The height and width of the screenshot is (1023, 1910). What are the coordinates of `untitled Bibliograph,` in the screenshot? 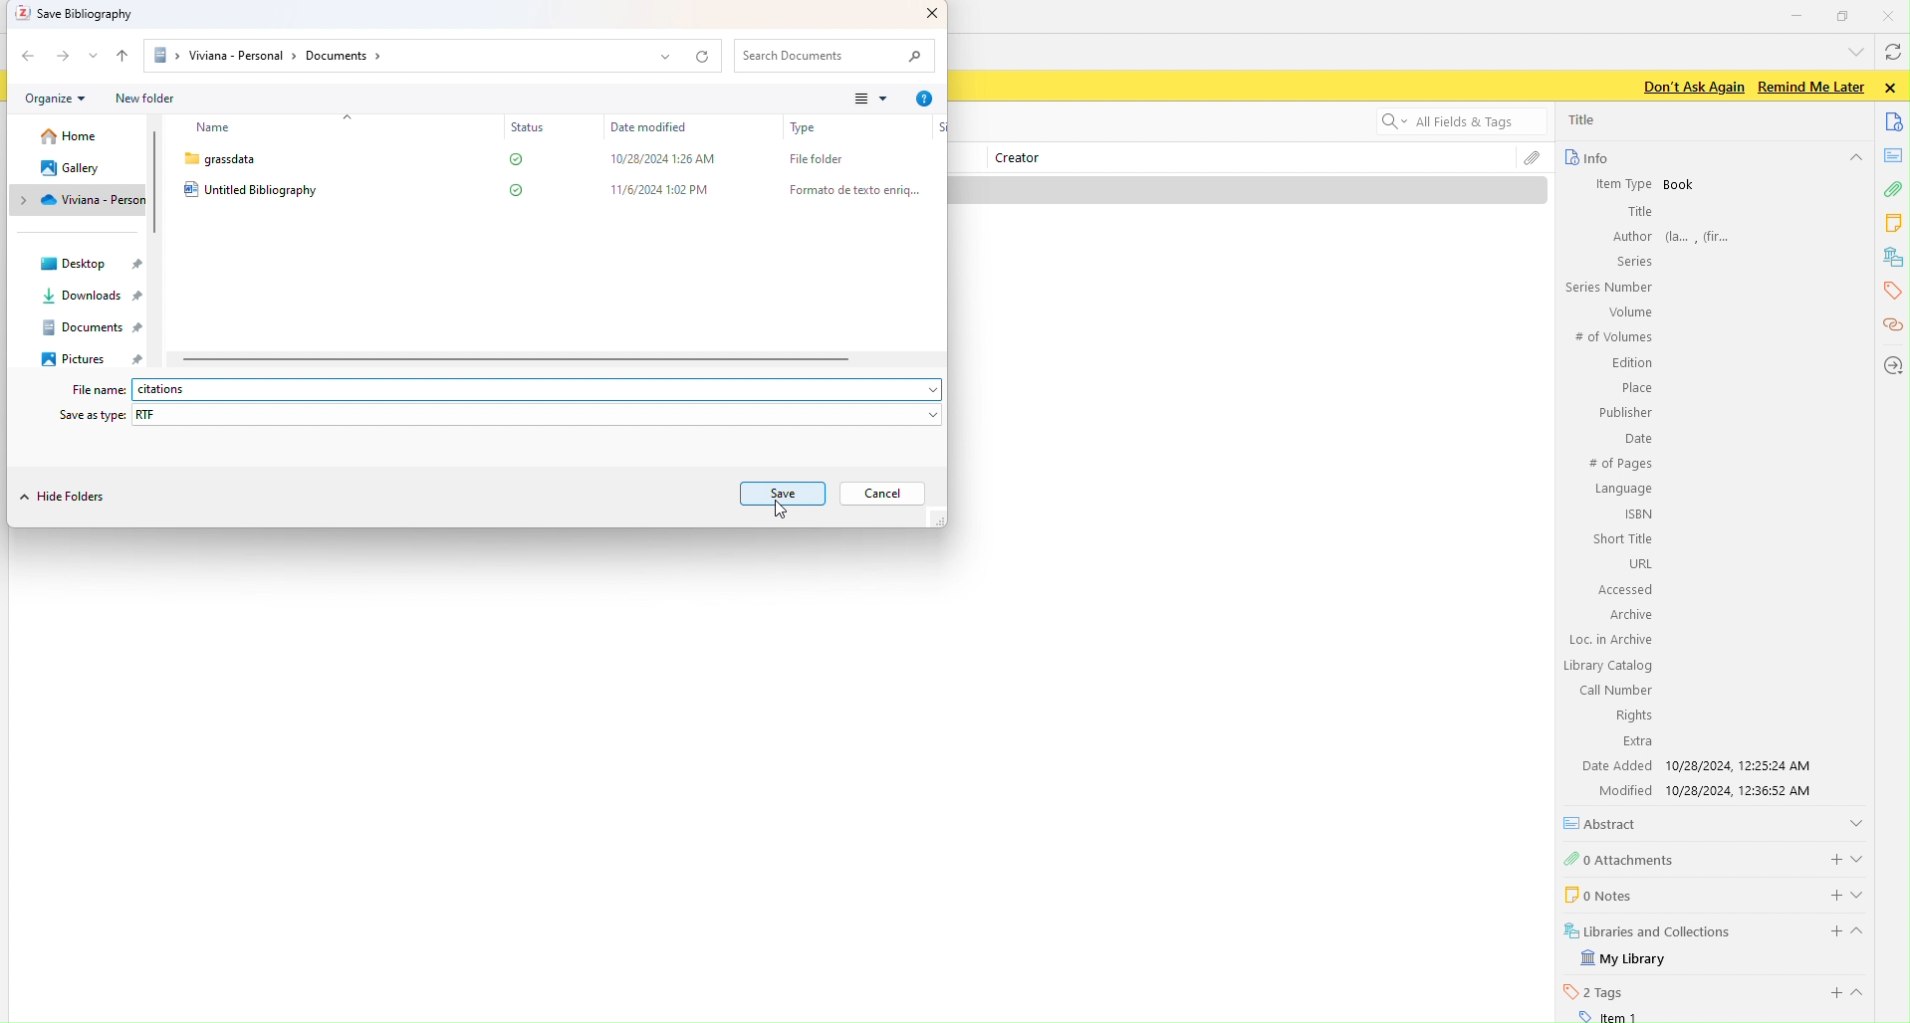 It's located at (198, 390).